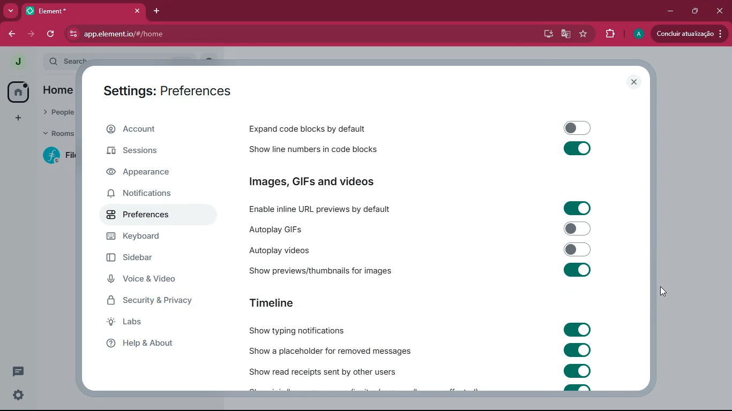 This screenshot has width=732, height=411. I want to click on show a placeholder for removed messages, so click(330, 349).